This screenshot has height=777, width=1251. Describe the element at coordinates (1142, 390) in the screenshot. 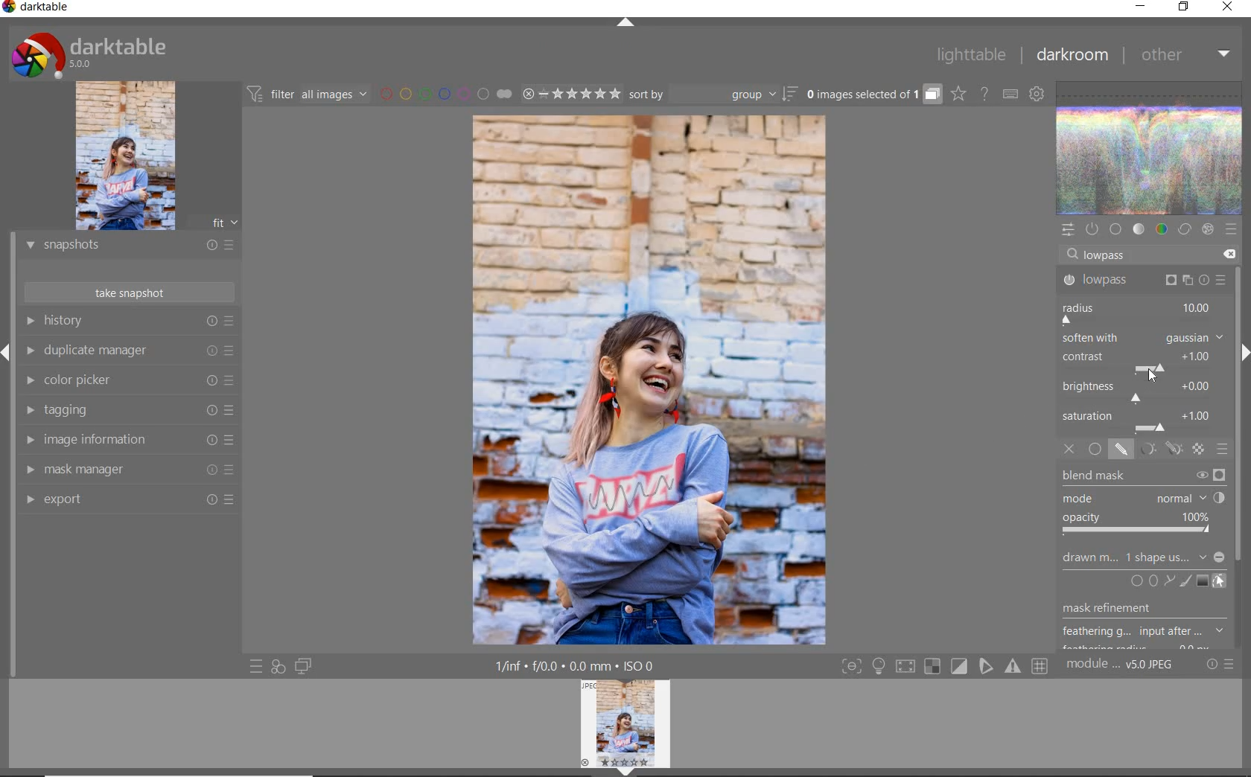

I see `brightness` at that location.